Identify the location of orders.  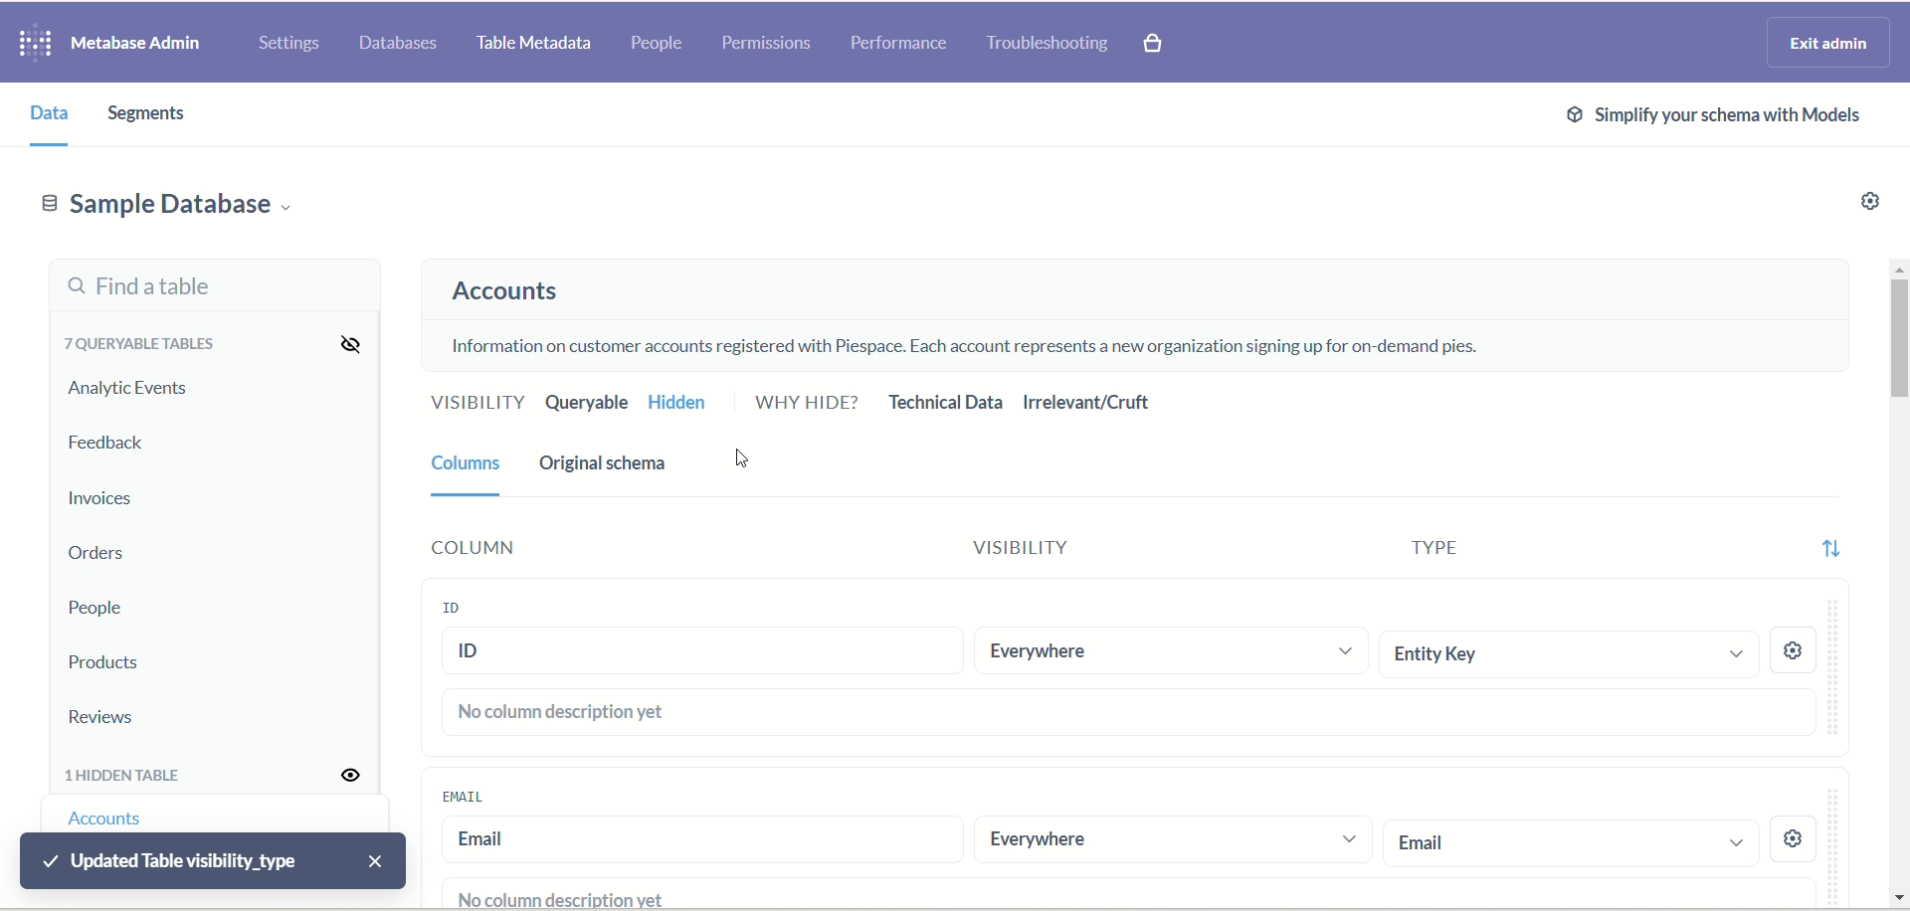
(102, 556).